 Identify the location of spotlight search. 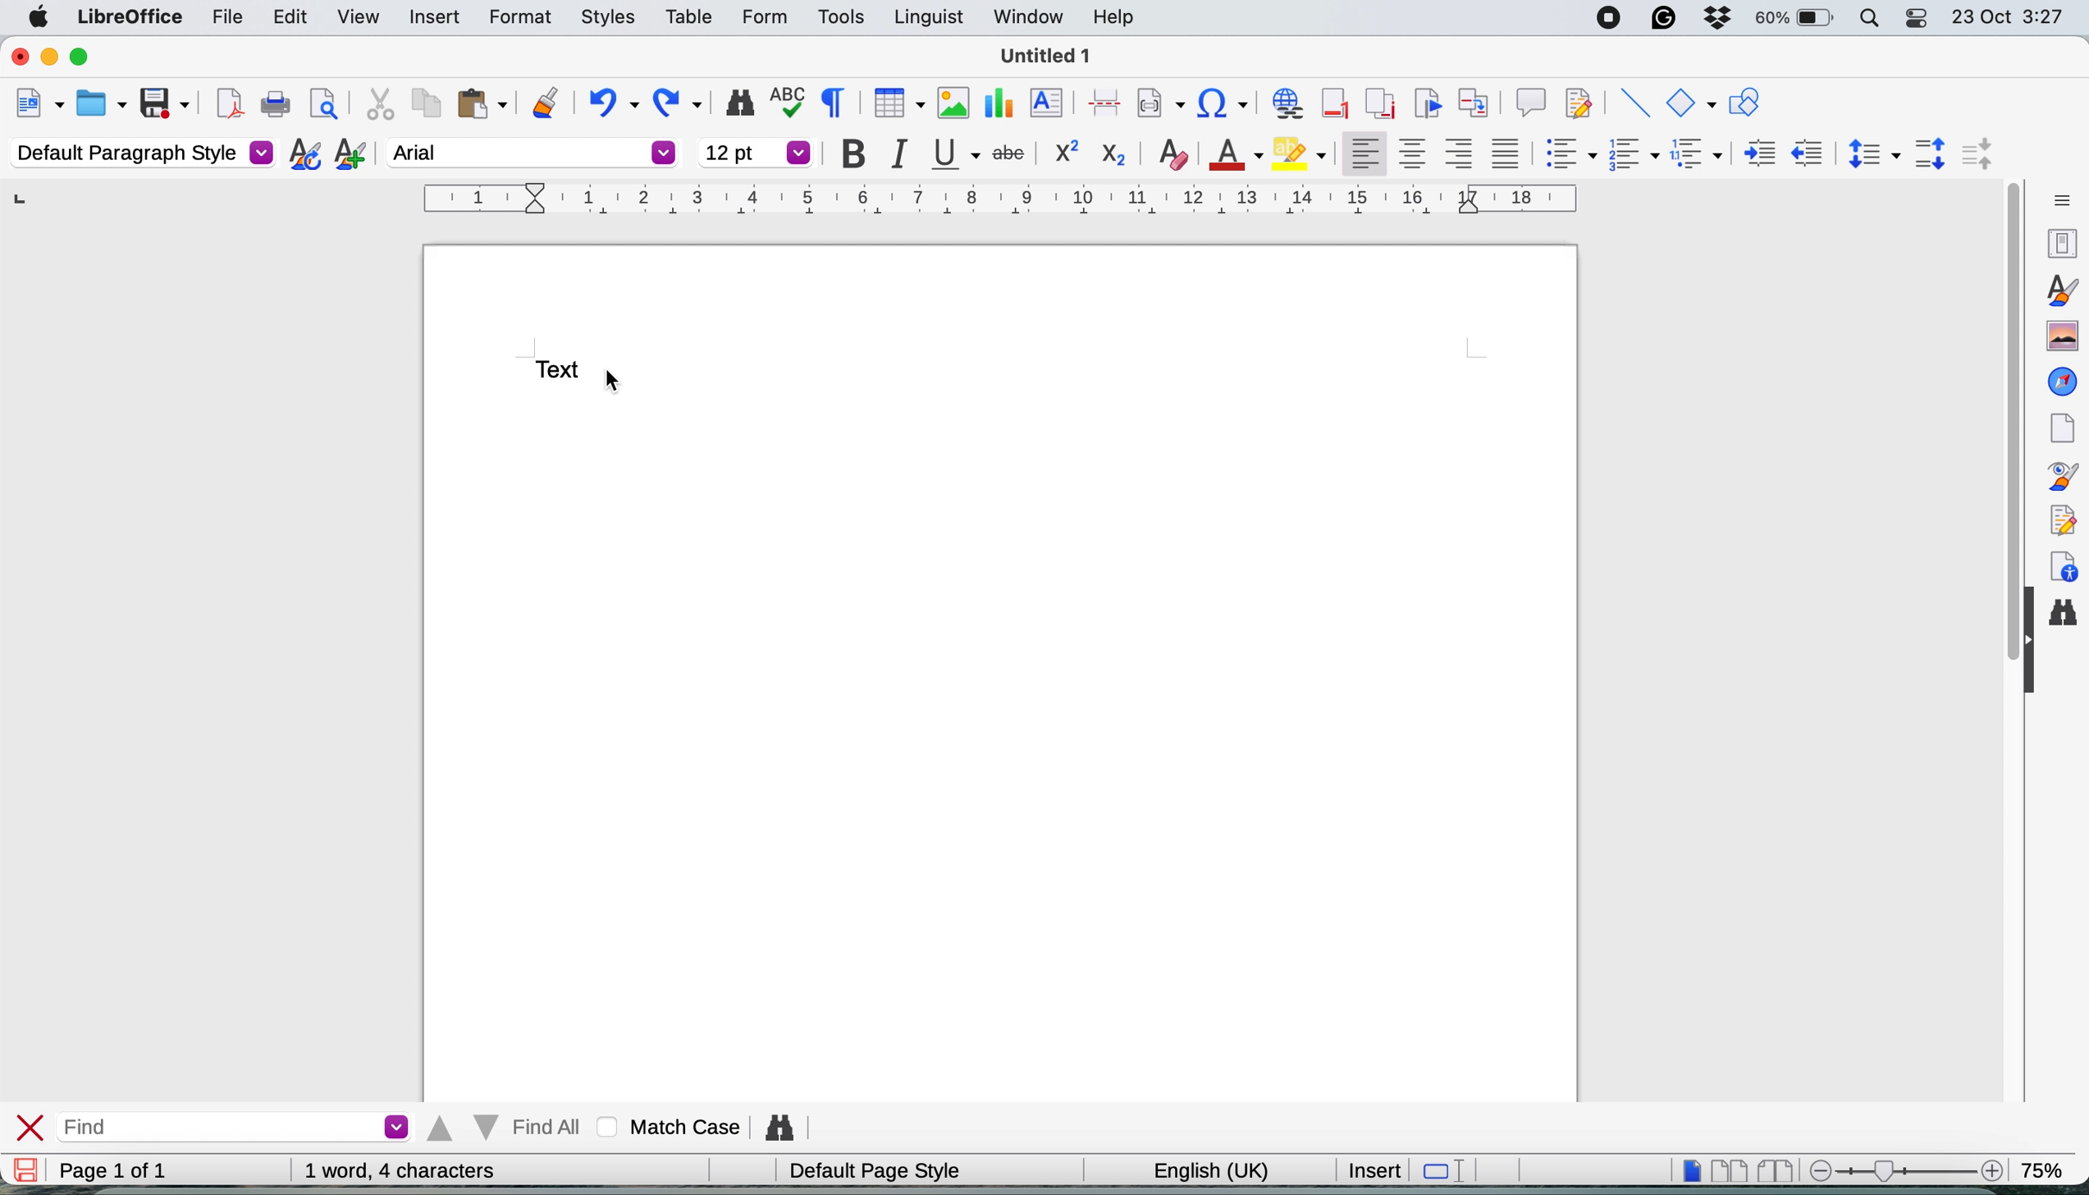
(1868, 20).